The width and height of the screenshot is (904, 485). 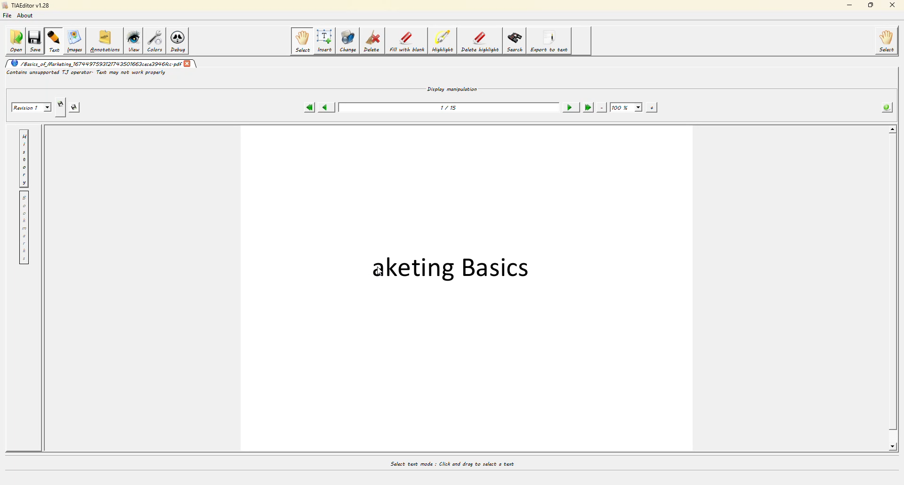 I want to click on colors, so click(x=156, y=41).